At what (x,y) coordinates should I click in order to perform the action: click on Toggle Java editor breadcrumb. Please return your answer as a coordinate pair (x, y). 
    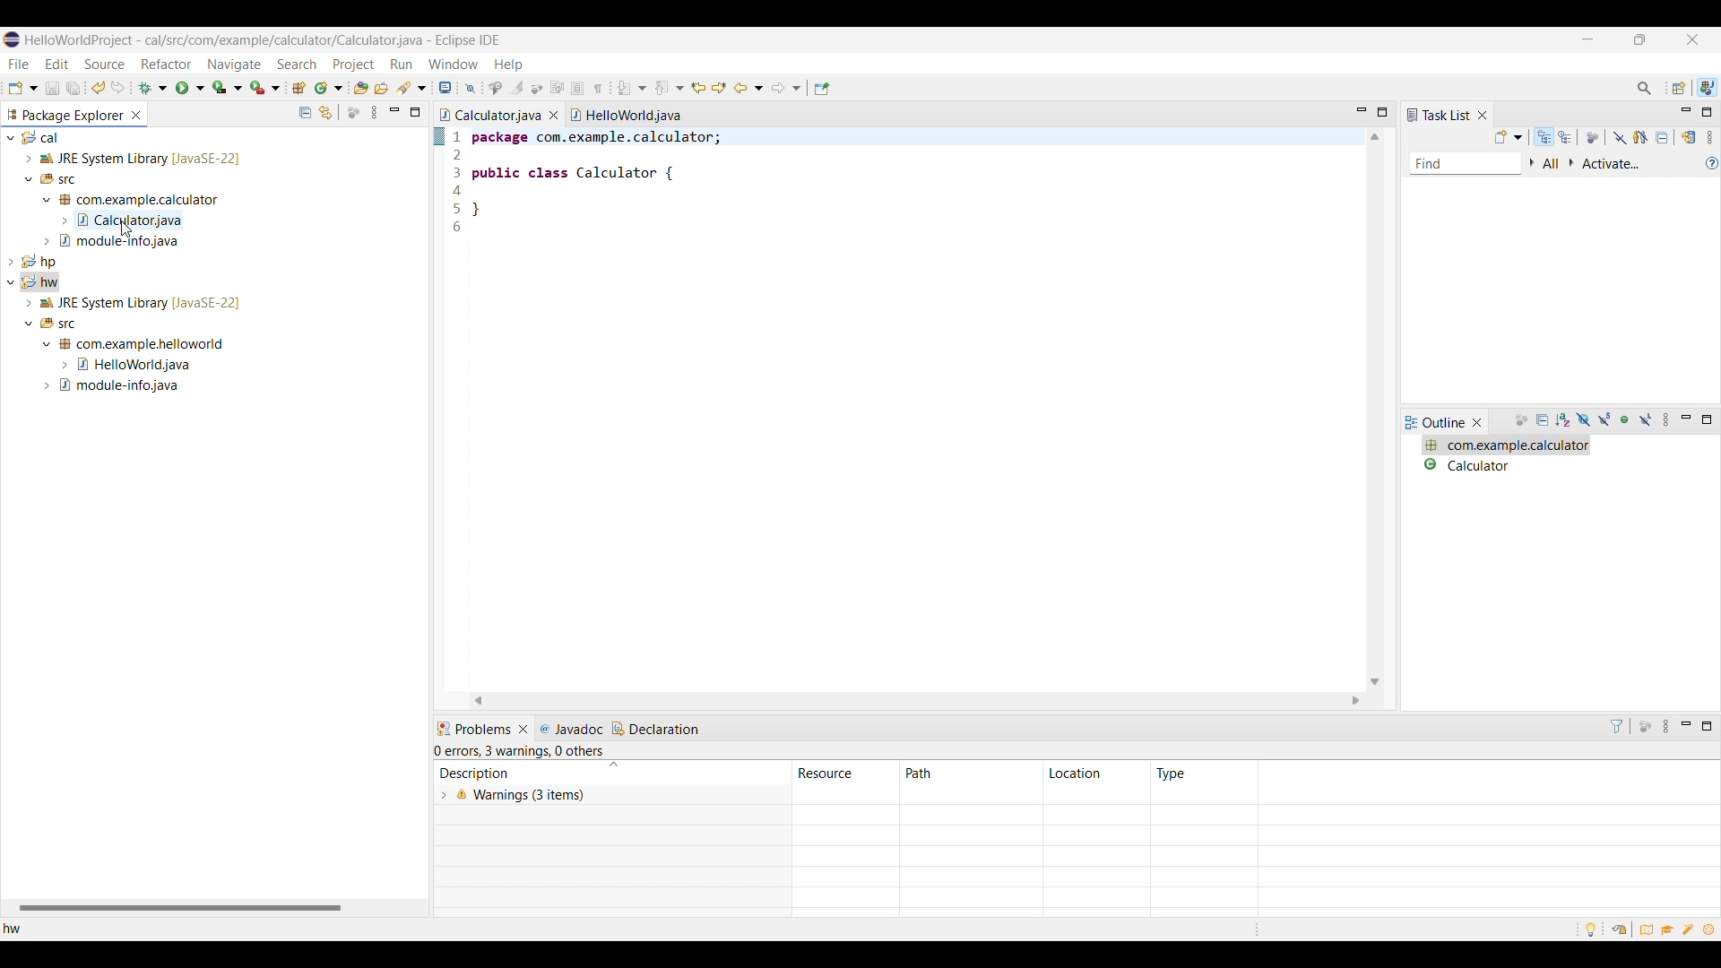
    Looking at the image, I should click on (496, 89).